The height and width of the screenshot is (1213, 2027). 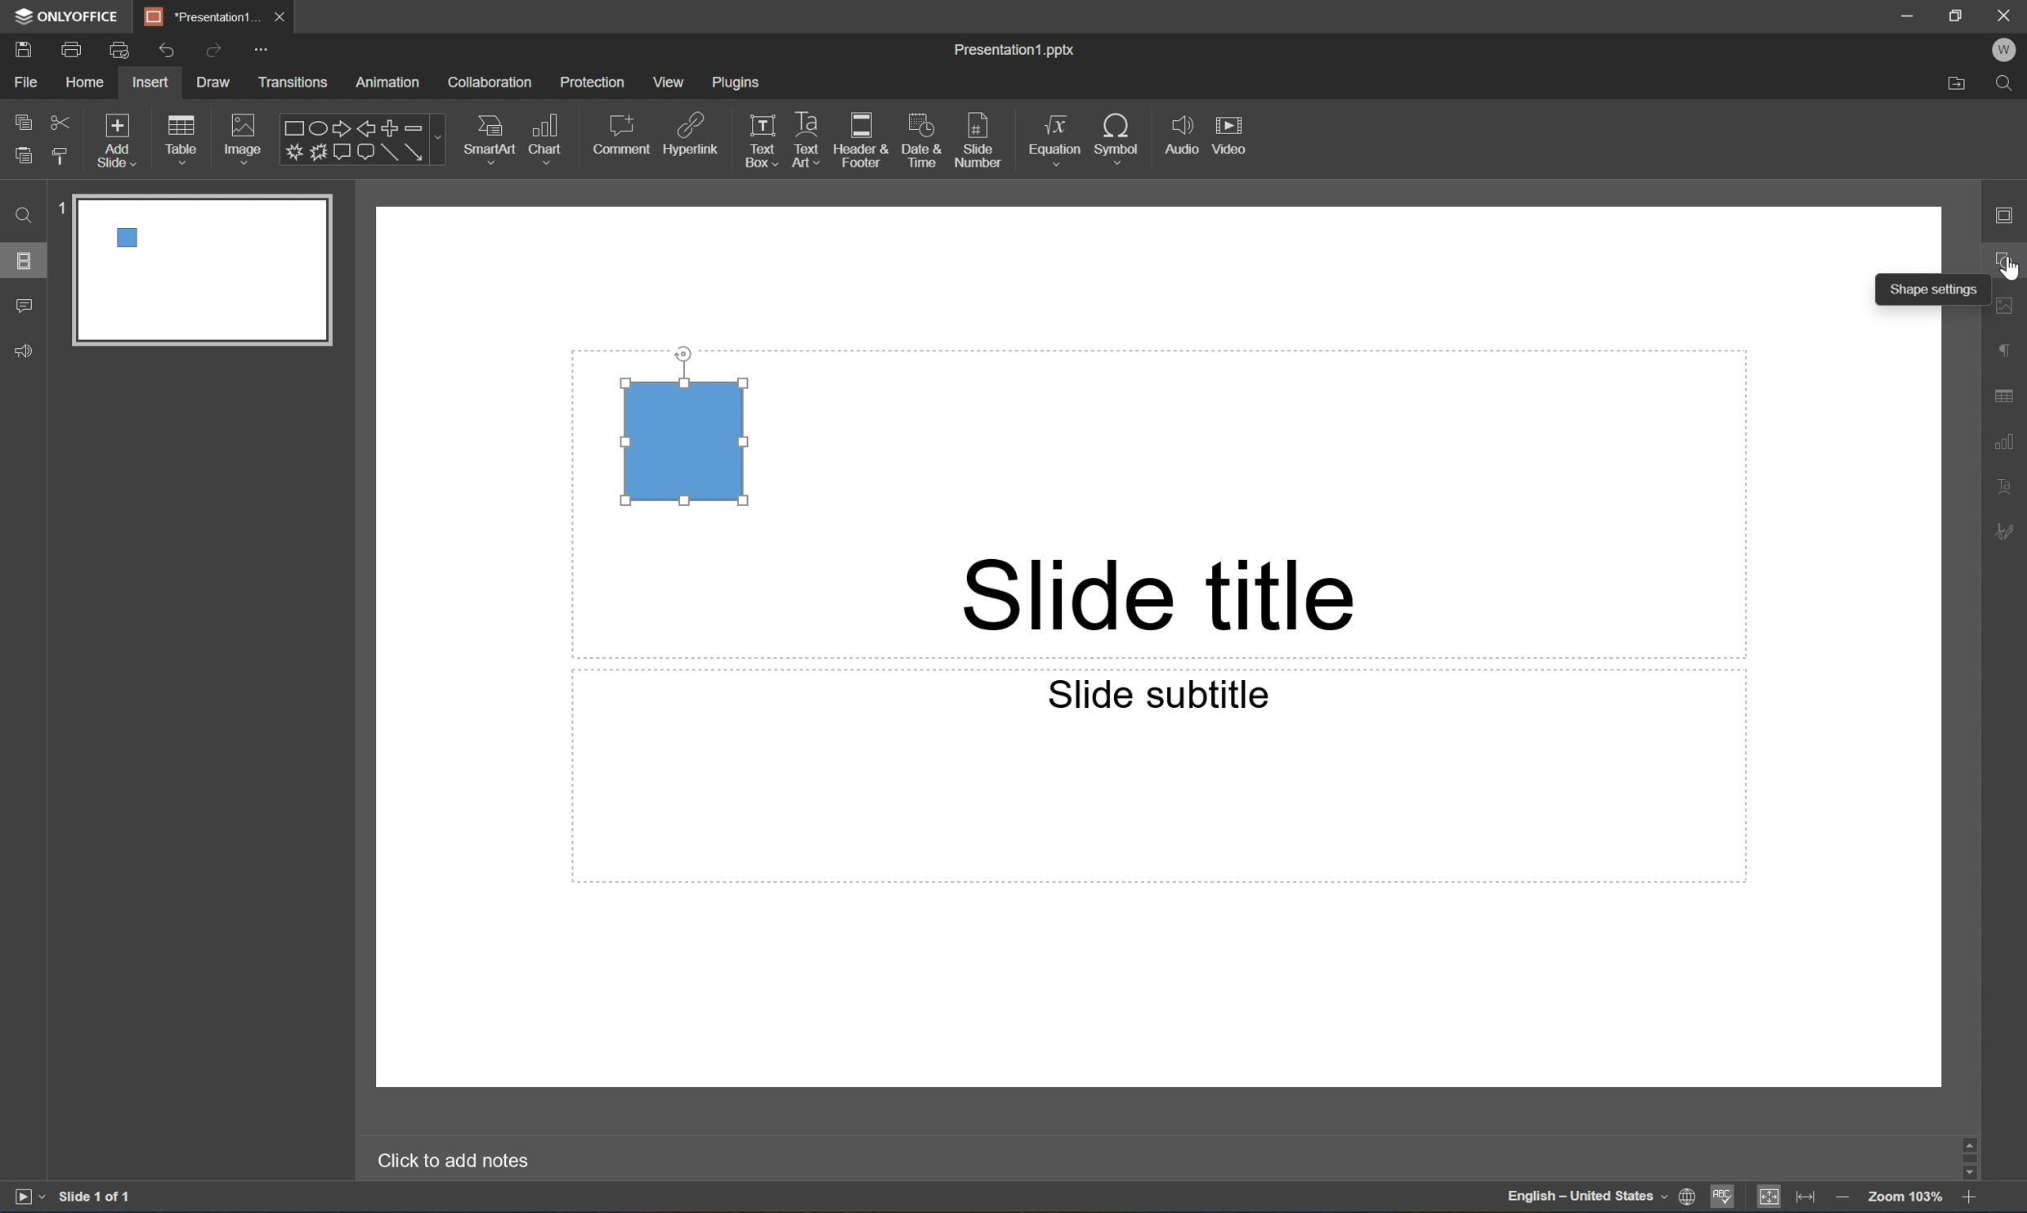 I want to click on Zoom in, so click(x=1974, y=1197).